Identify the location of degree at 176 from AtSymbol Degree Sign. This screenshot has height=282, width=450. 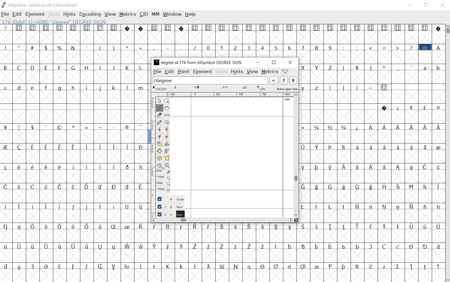
(198, 63).